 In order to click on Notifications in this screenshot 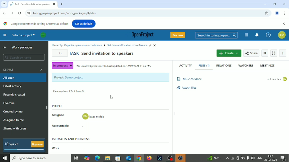, I will do `click(285, 158)`.